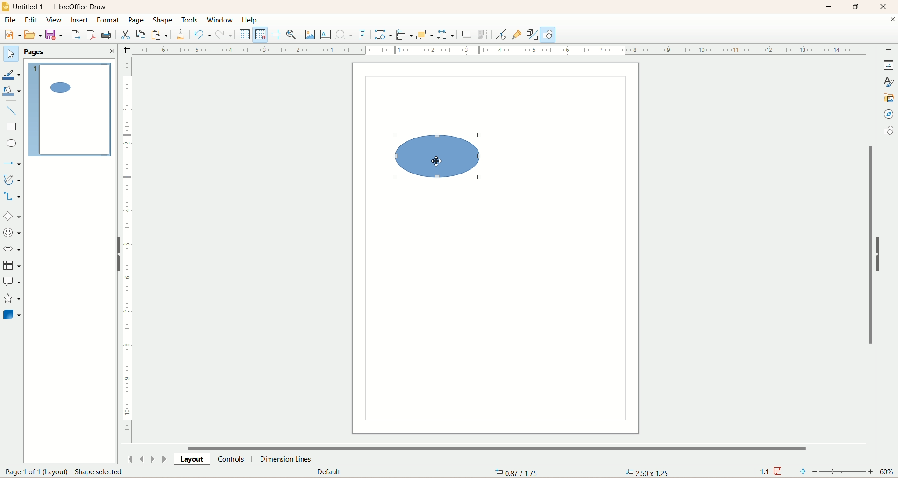 The height and width of the screenshot is (478, 898). I want to click on scale bar, so click(128, 251).